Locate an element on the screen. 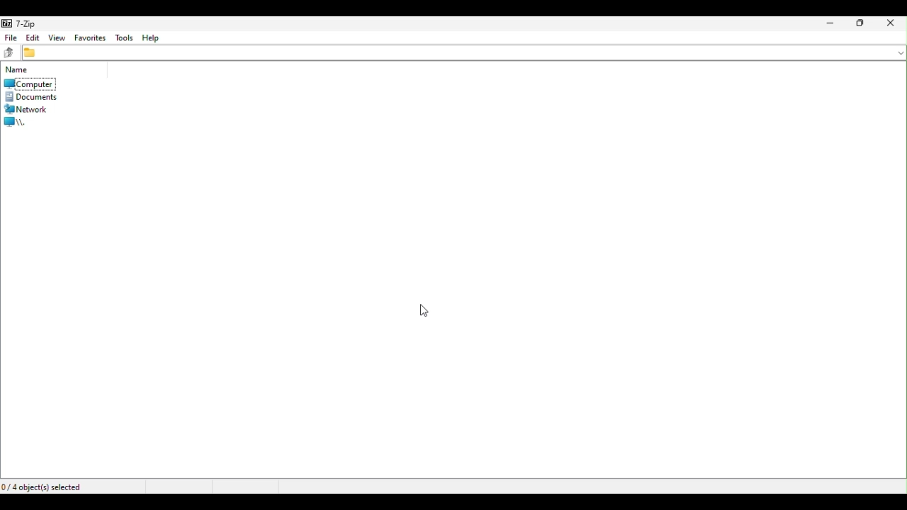 The width and height of the screenshot is (907, 510). View is located at coordinates (59, 38).